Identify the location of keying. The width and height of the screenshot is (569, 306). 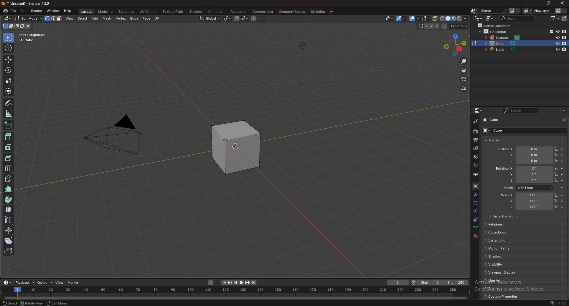
(44, 283).